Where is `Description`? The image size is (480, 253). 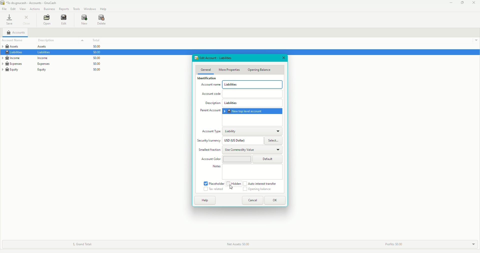 Description is located at coordinates (47, 40).